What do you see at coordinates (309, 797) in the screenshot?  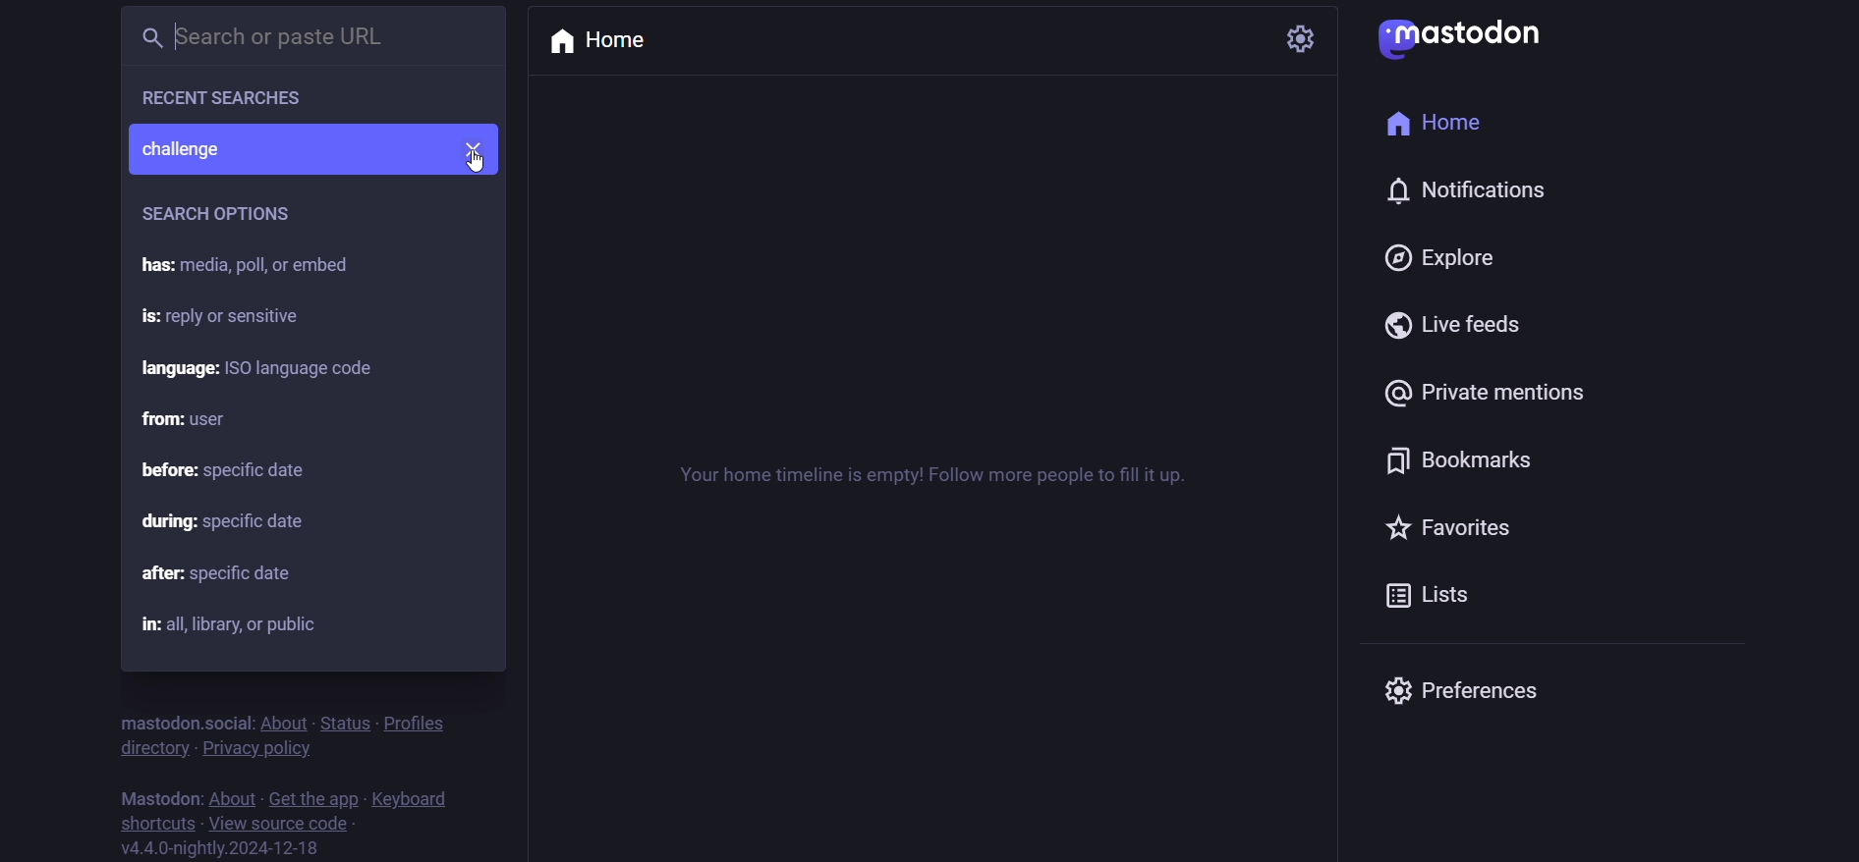 I see `get the app` at bounding box center [309, 797].